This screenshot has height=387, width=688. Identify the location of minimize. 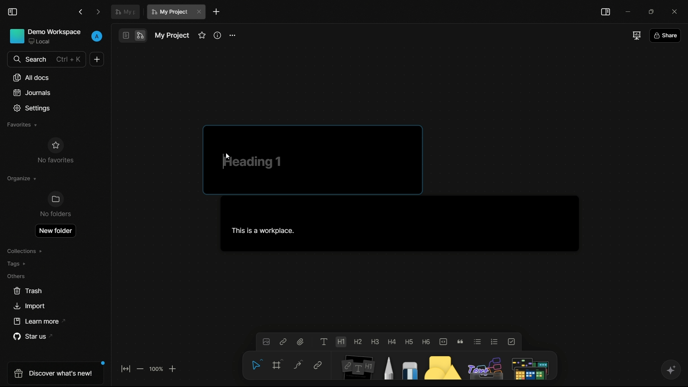
(627, 11).